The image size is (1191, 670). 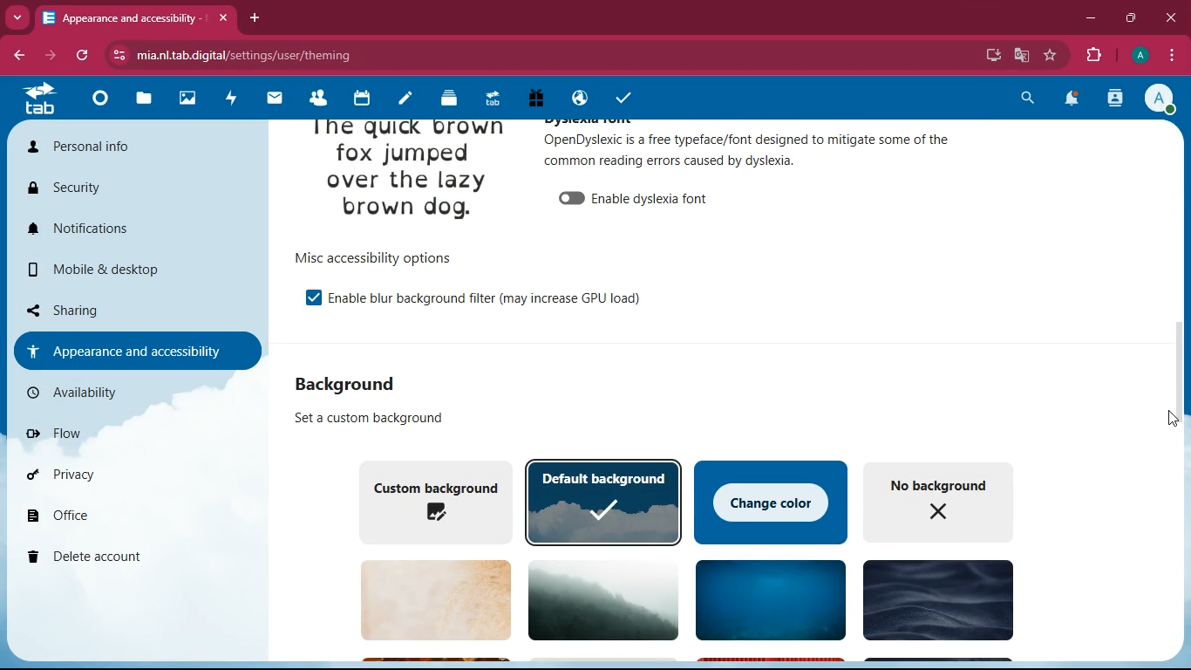 What do you see at coordinates (359, 100) in the screenshot?
I see `calendar` at bounding box center [359, 100].